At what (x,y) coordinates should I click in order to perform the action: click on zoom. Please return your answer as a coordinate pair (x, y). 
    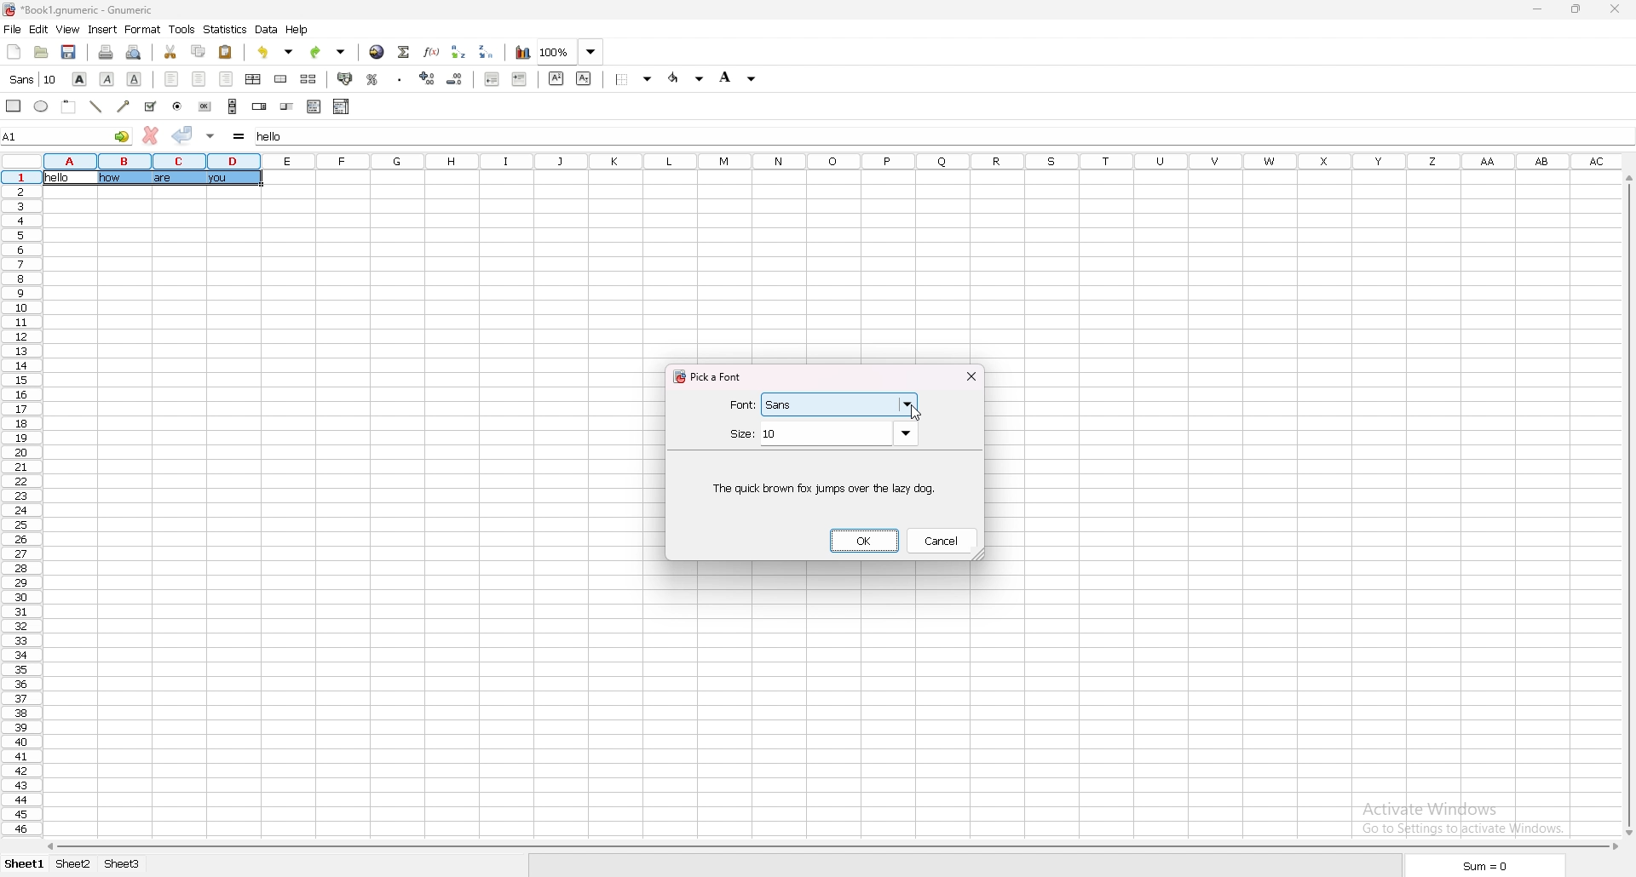
    Looking at the image, I should click on (571, 52).